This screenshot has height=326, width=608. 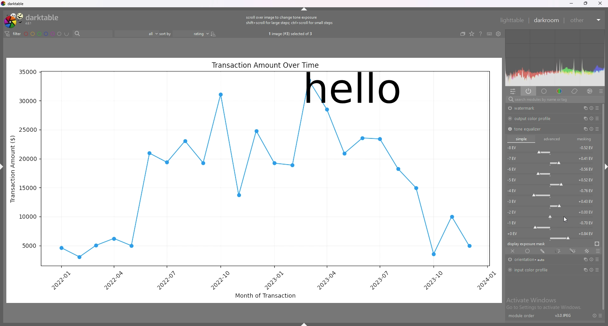 I want to click on advanced, so click(x=552, y=139).